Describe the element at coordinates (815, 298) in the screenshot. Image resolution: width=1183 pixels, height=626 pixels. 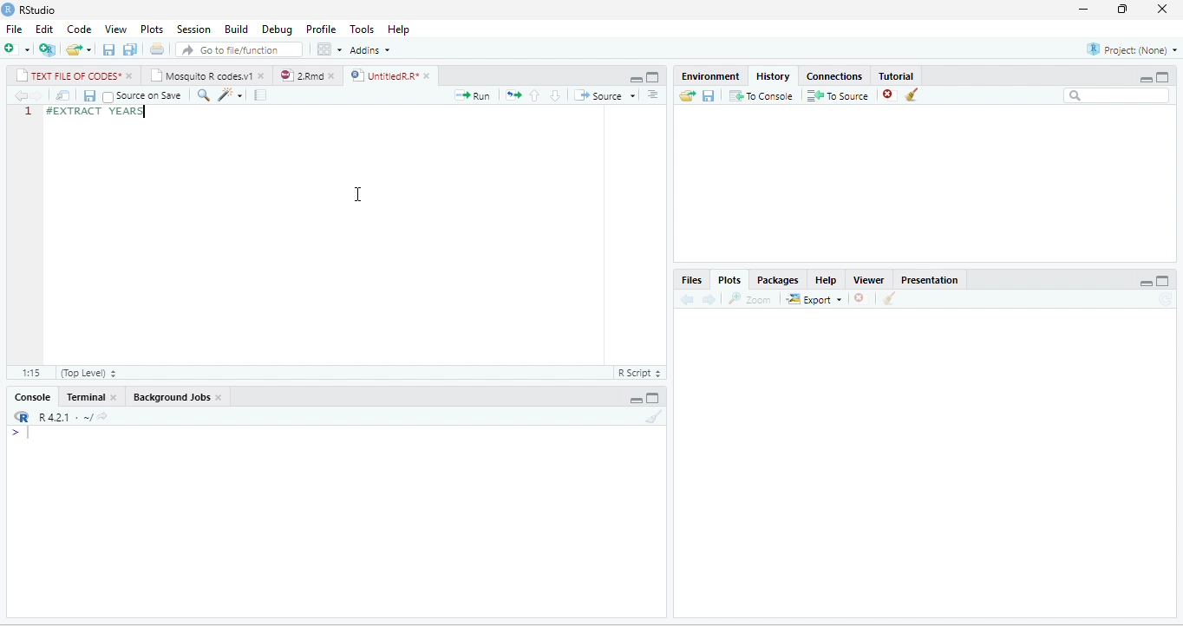
I see `Export` at that location.